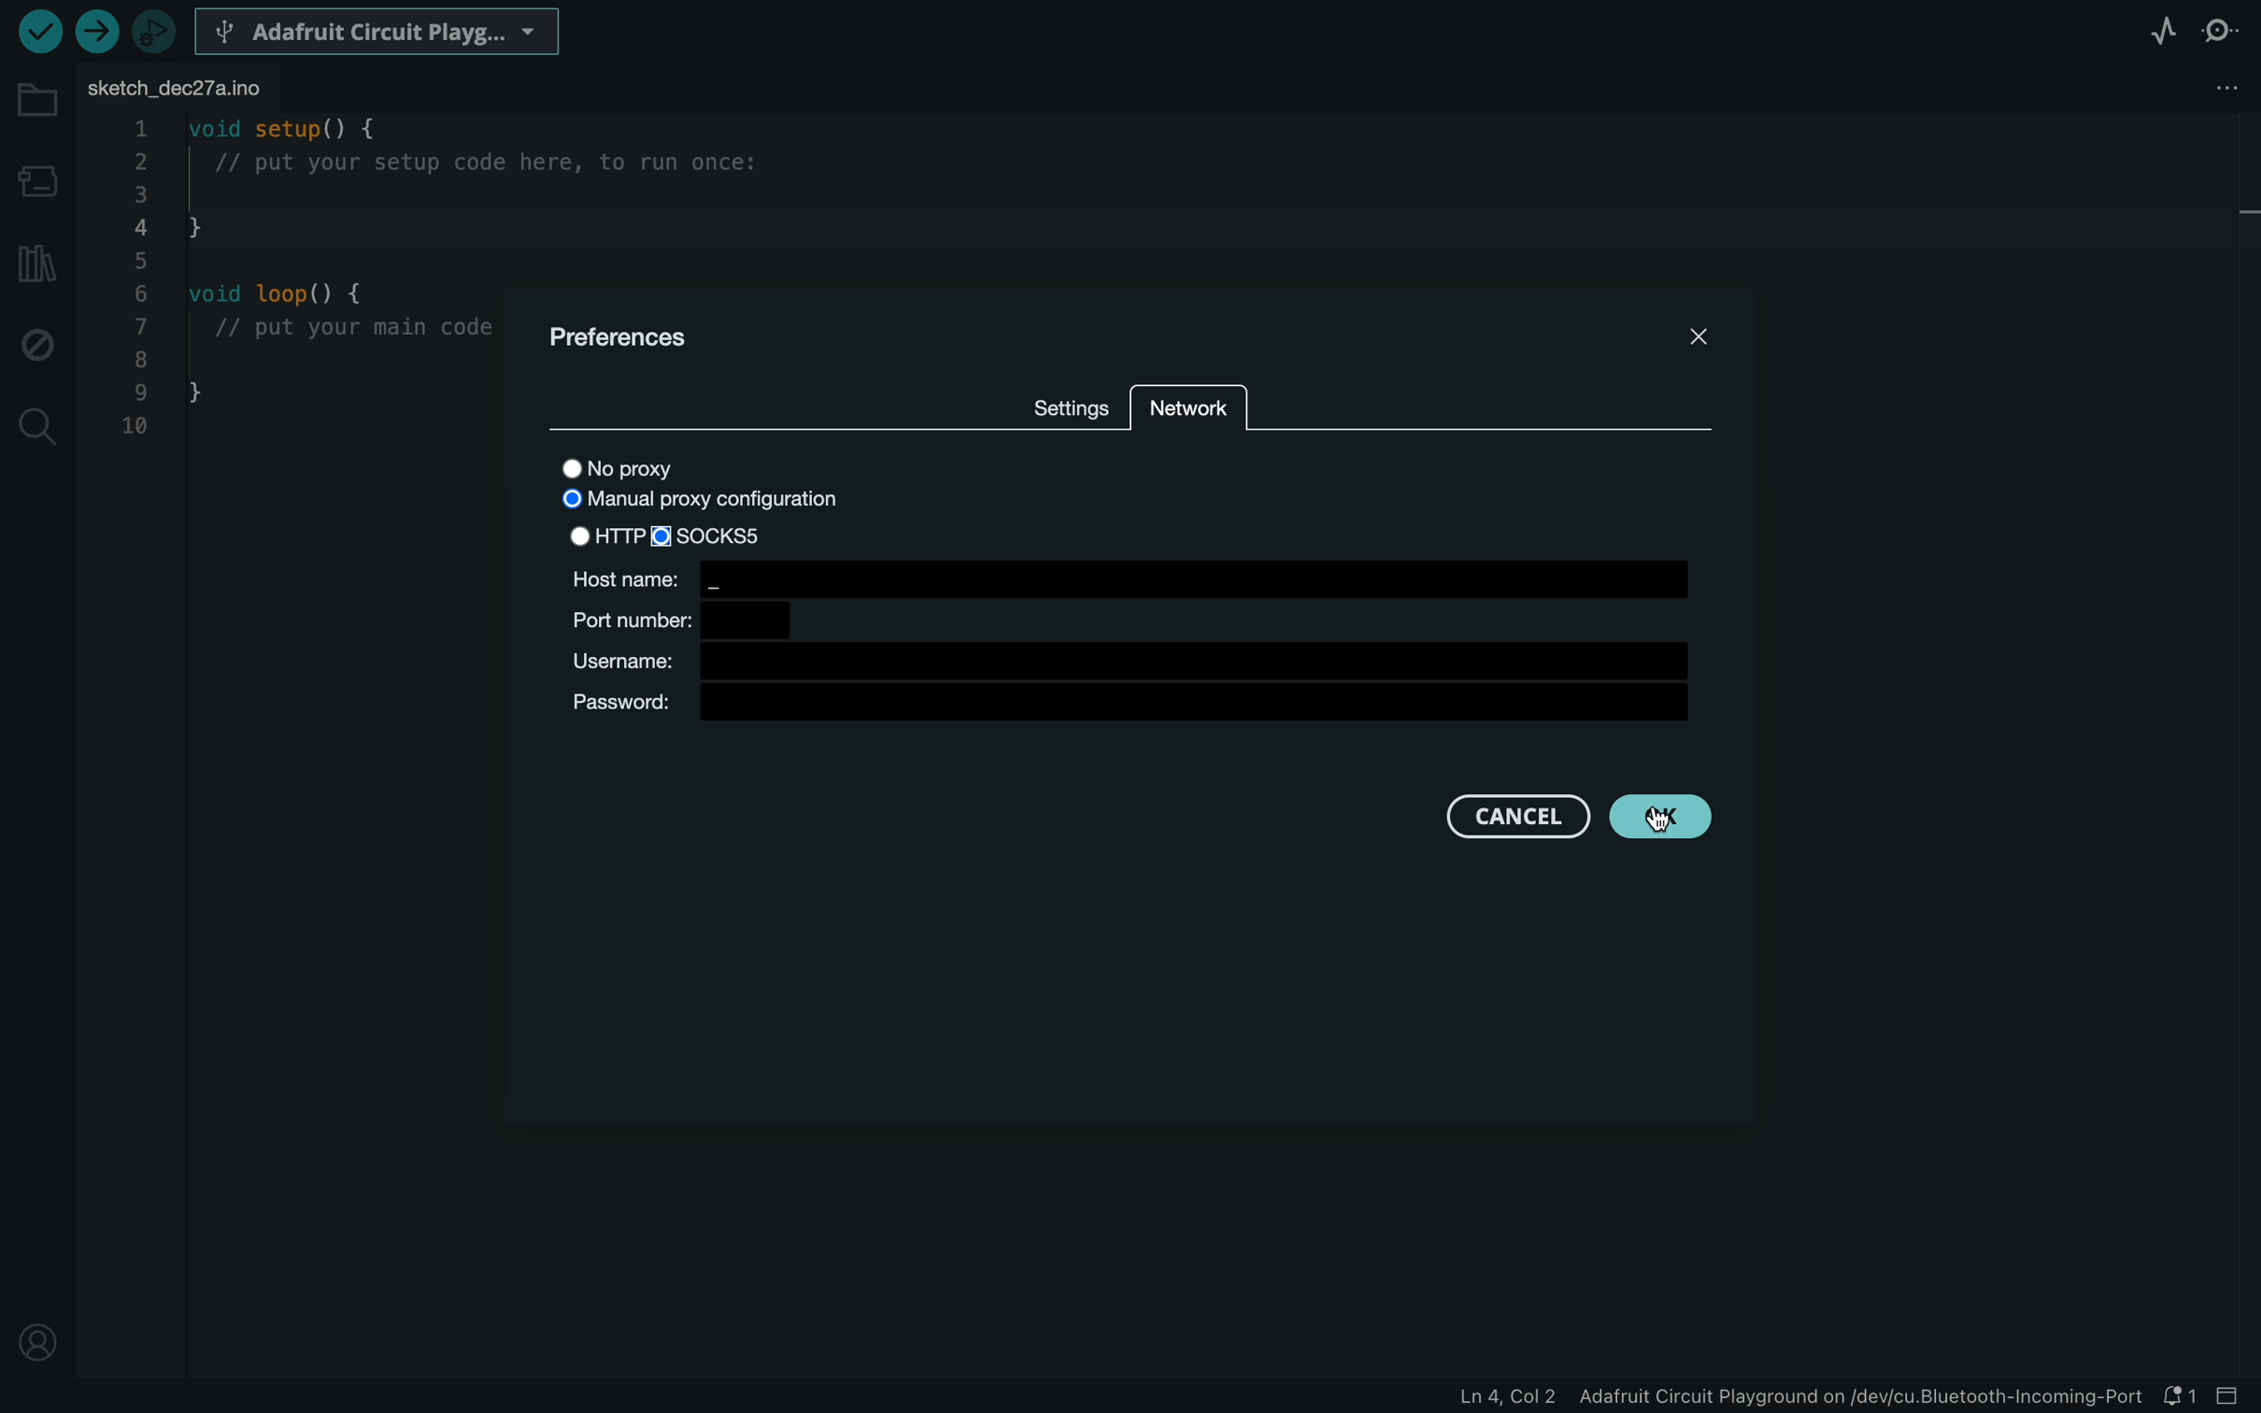 The width and height of the screenshot is (2261, 1413). I want to click on prefernces, so click(635, 341).